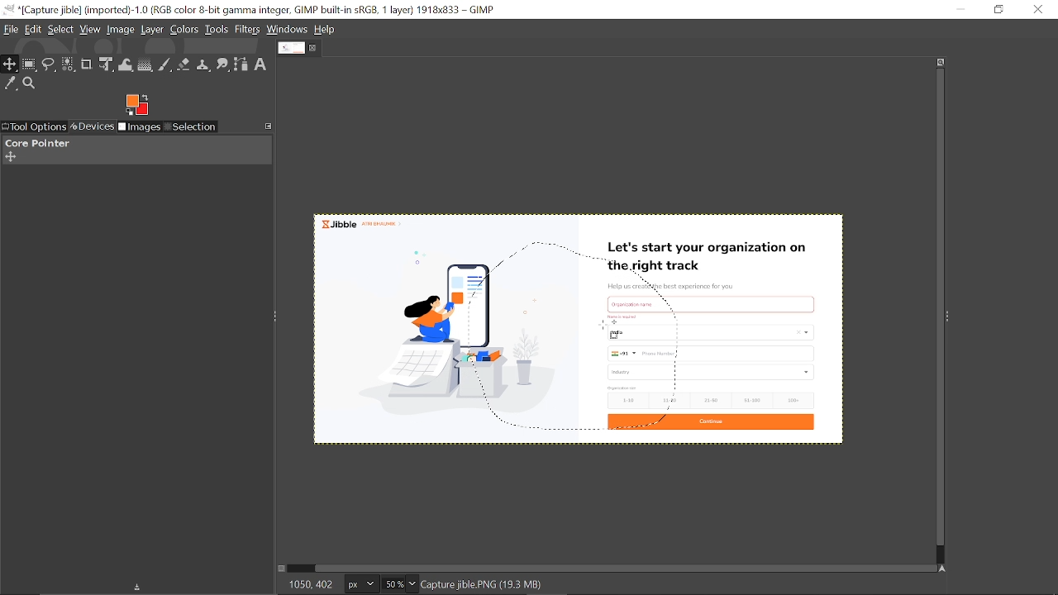 Image resolution: width=1058 pixels, height=595 pixels. I want to click on 11-20, so click(673, 399).